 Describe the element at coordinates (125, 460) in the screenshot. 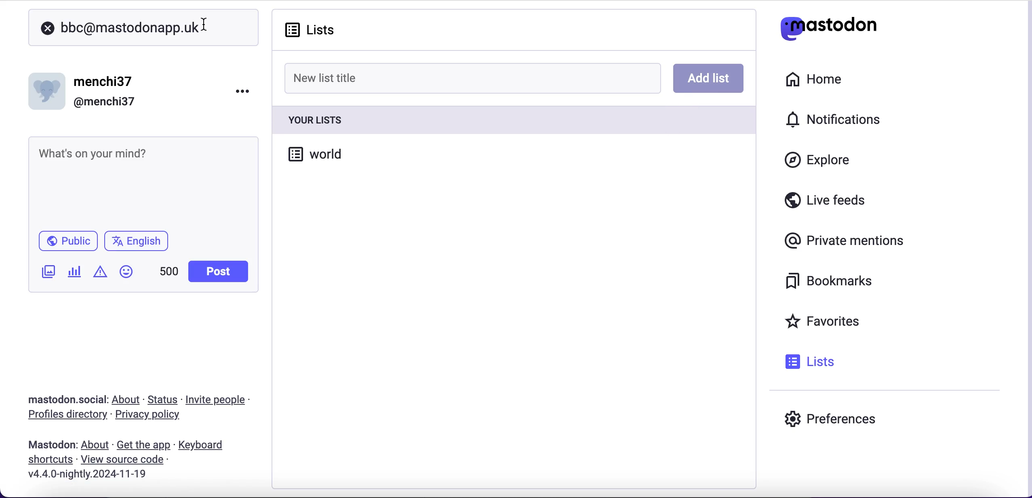

I see `view source code` at that location.